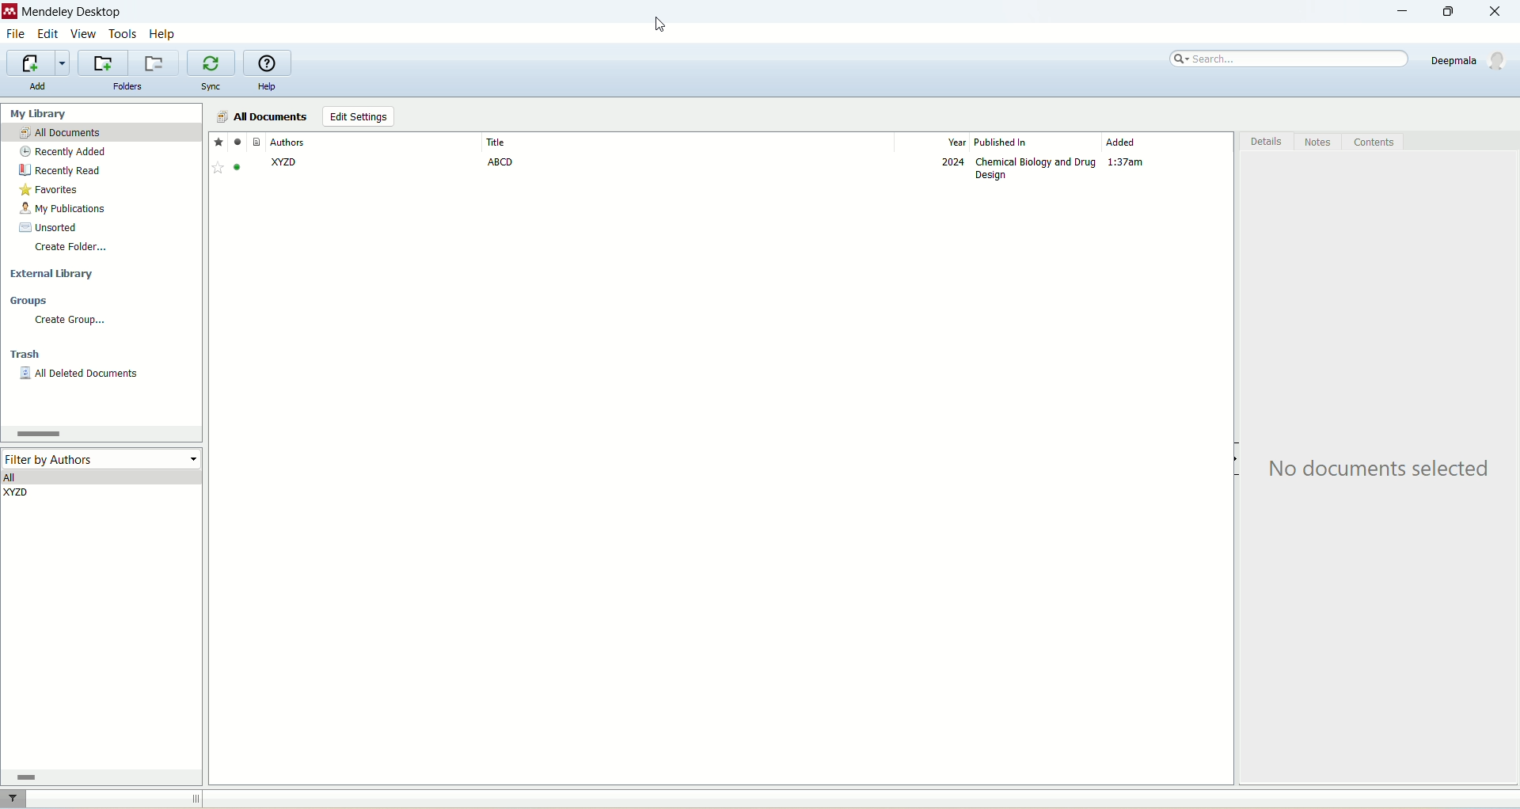 The height and width of the screenshot is (809, 1520). I want to click on remove current folder, so click(156, 63).